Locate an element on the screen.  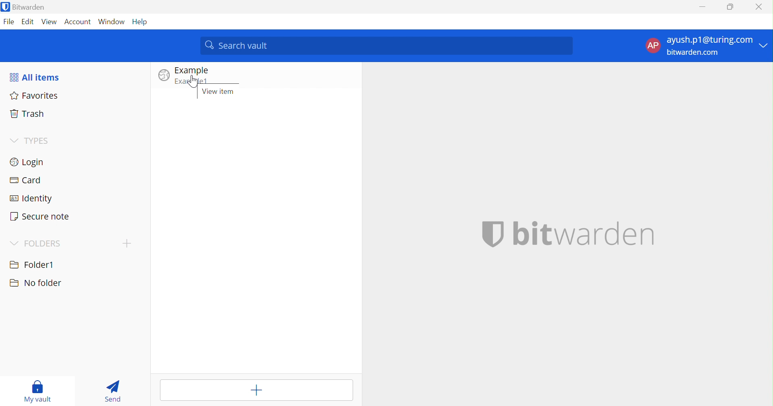
Help is located at coordinates (141, 21).